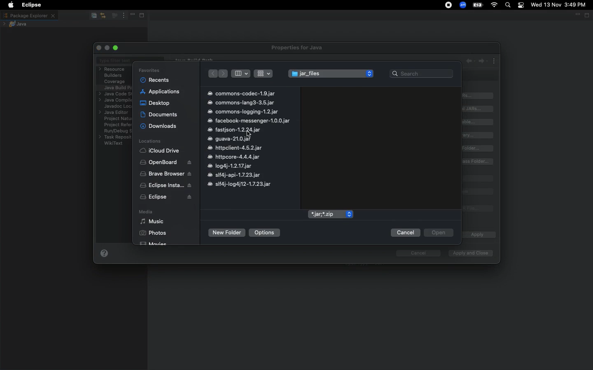 Image resolution: width=593 pixels, height=370 pixels. Describe the element at coordinates (113, 69) in the screenshot. I see `Resource` at that location.